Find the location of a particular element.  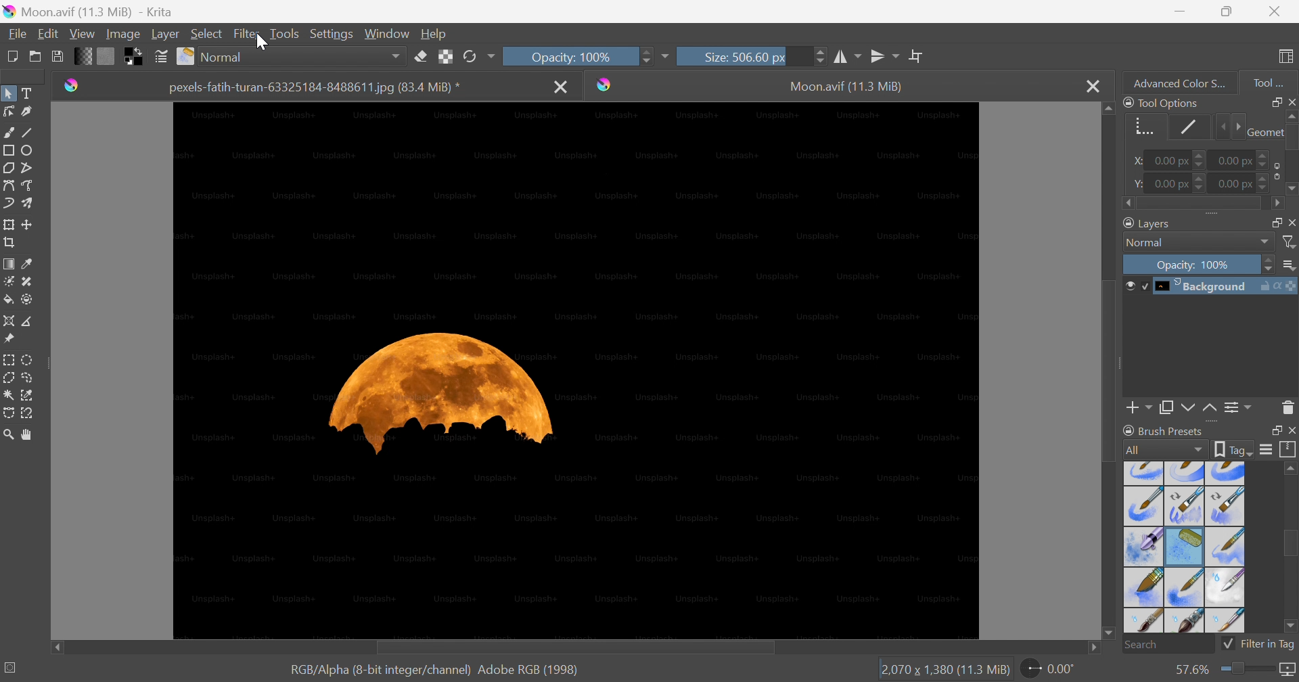

tag is located at coordinates (1234, 450).